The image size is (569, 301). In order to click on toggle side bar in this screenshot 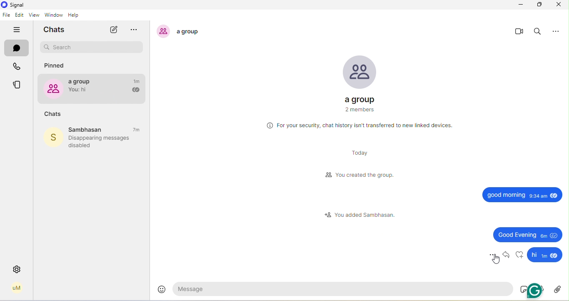, I will do `click(18, 30)`.